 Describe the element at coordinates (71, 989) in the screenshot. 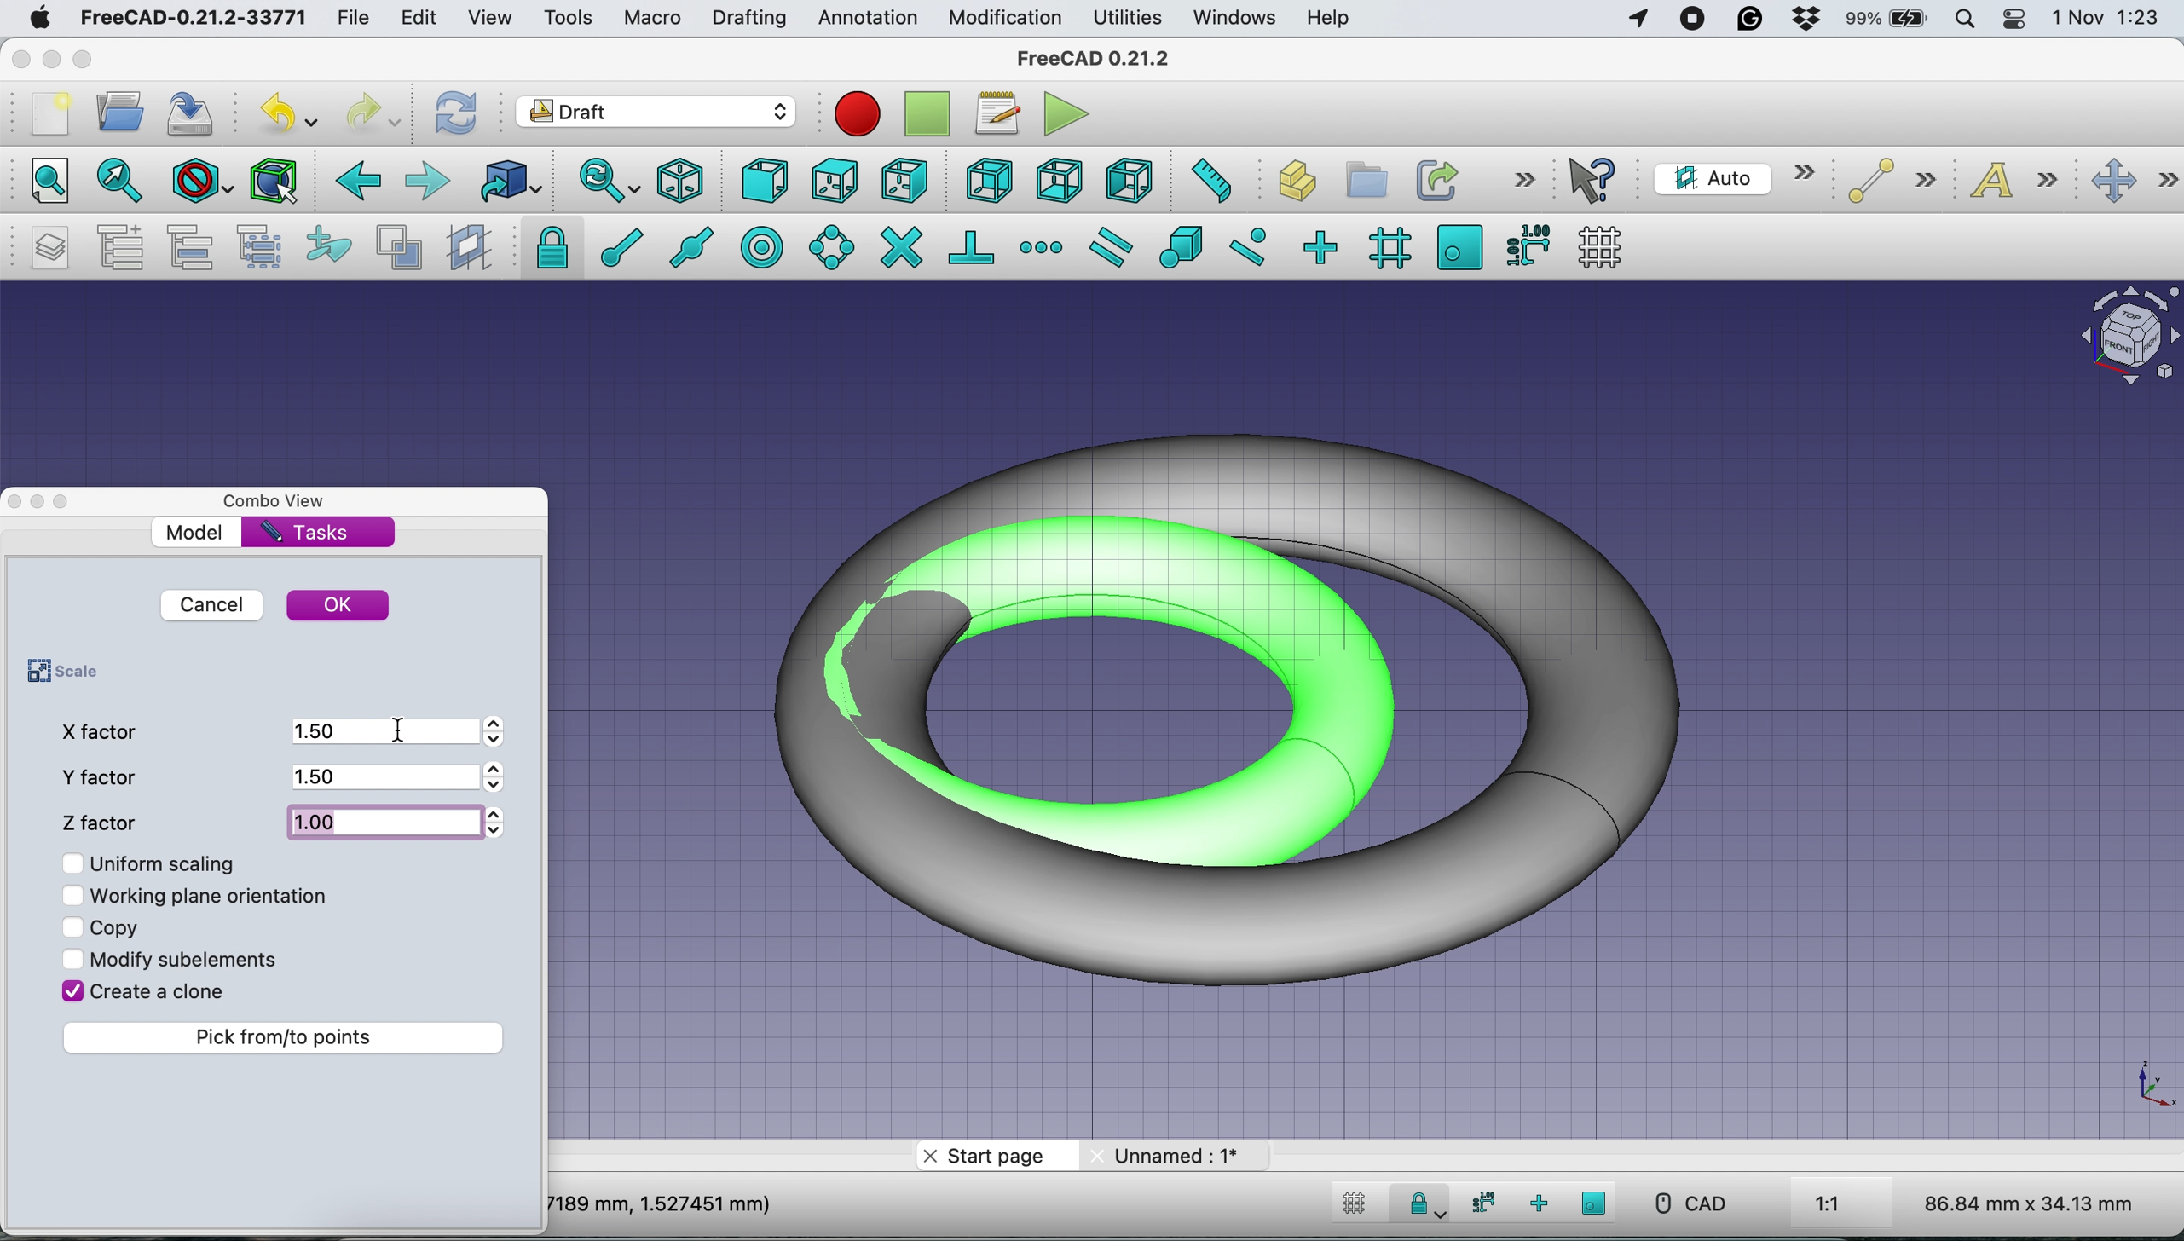

I see `Checkbox` at that location.